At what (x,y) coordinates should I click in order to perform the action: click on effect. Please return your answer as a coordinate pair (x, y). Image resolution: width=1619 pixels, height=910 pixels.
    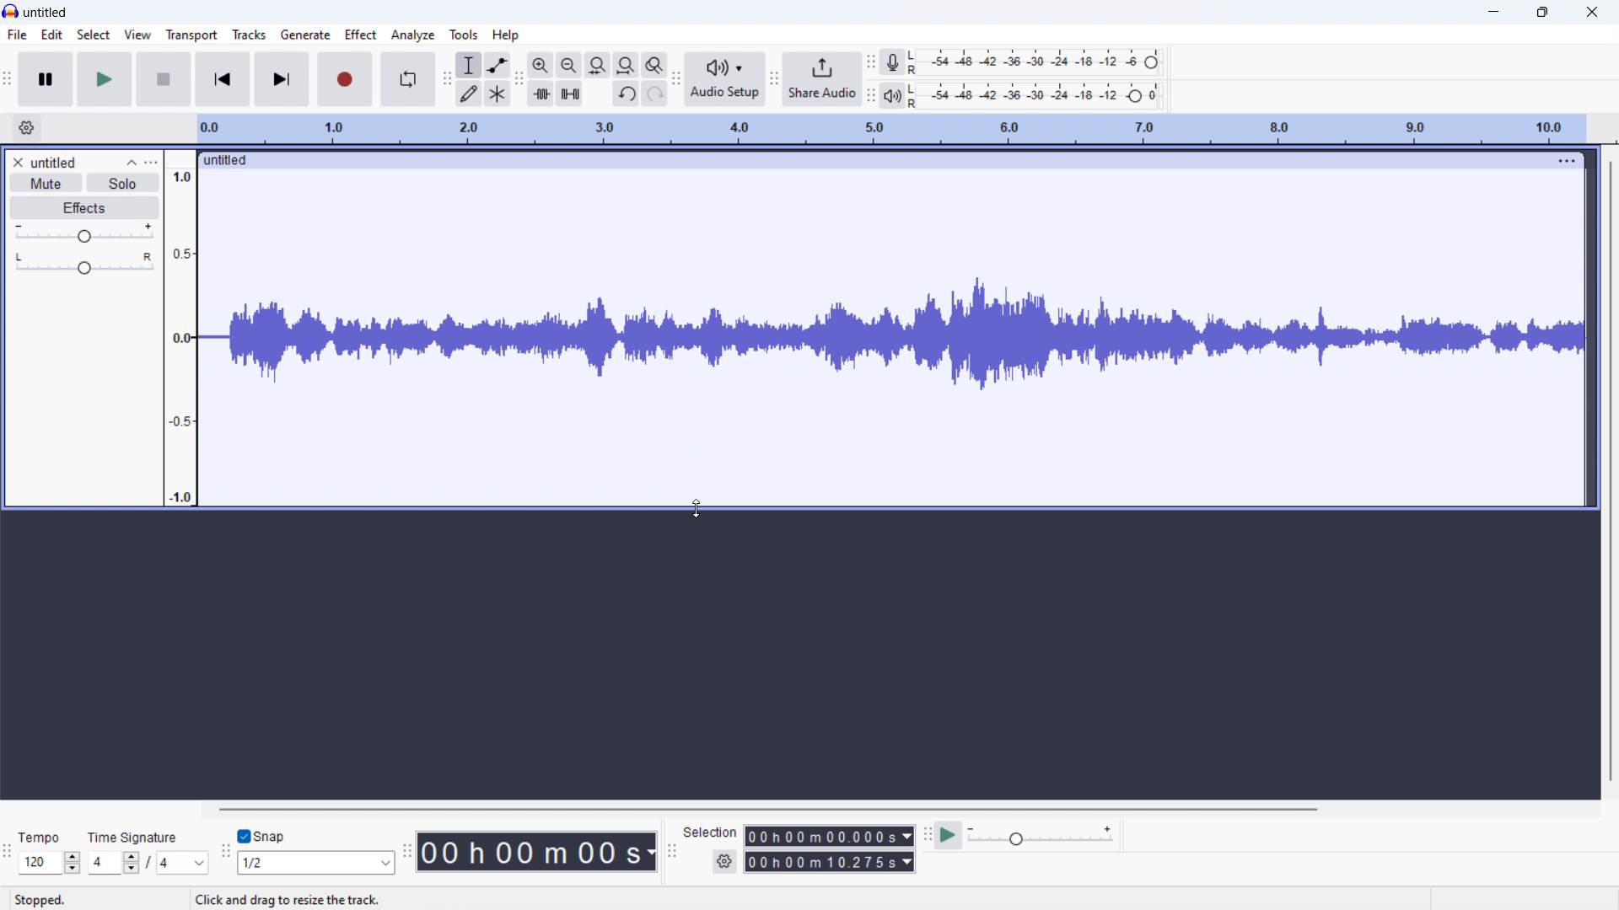
    Looking at the image, I should click on (359, 35).